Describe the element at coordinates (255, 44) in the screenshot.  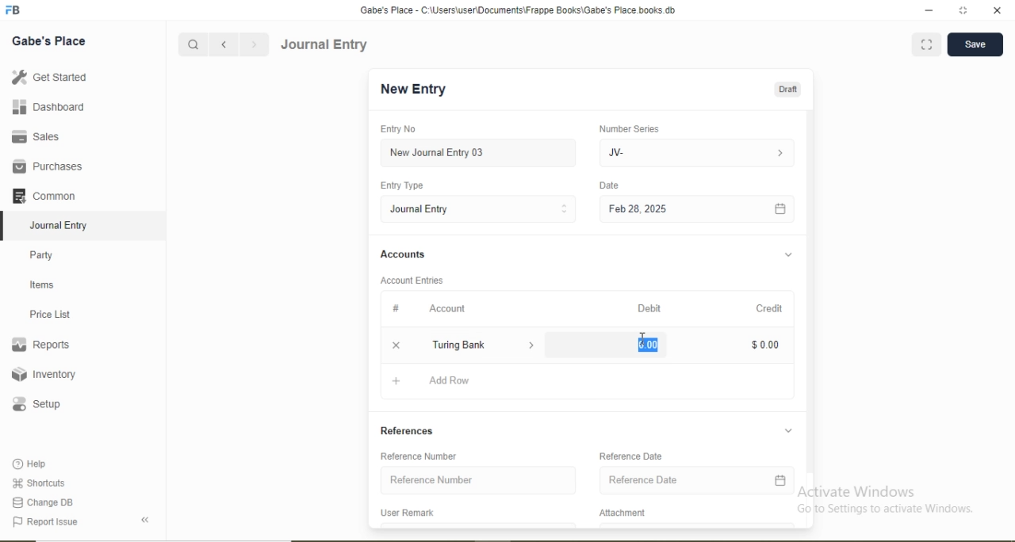
I see `Forward` at that location.